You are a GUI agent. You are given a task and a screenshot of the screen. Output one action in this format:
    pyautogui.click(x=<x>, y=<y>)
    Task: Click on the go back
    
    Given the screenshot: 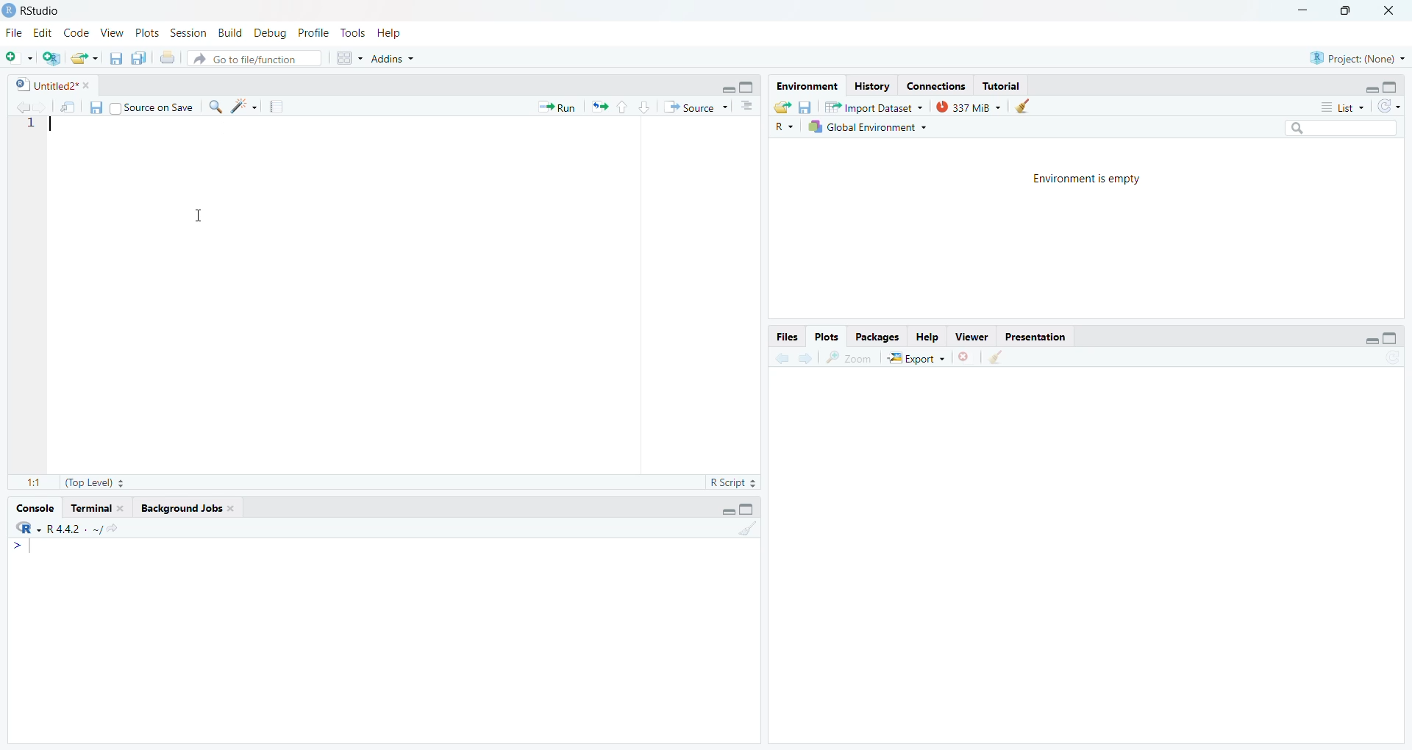 What is the action you would take?
    pyautogui.click(x=782, y=358)
    